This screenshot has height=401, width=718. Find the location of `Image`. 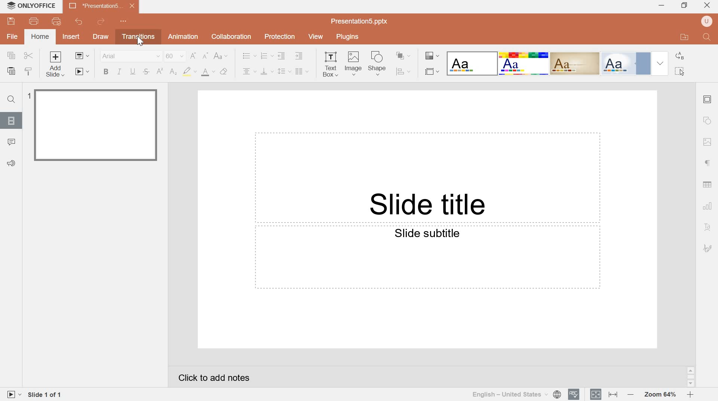

Image is located at coordinates (355, 63).